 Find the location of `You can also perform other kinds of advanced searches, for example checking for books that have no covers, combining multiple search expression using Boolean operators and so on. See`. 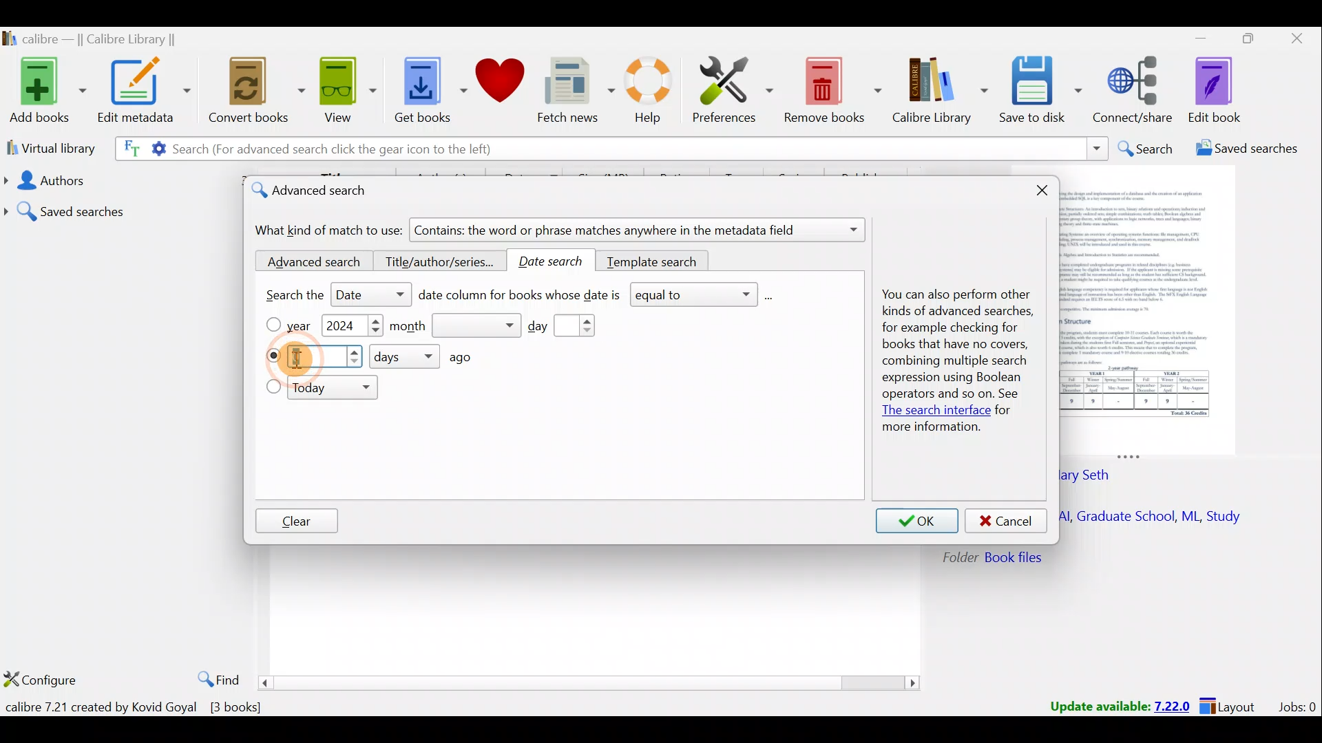

You can also perform other kinds of advanced searches, for example checking for books that have no covers, combining multiple search expression using Boolean operators and so on. See is located at coordinates (954, 347).